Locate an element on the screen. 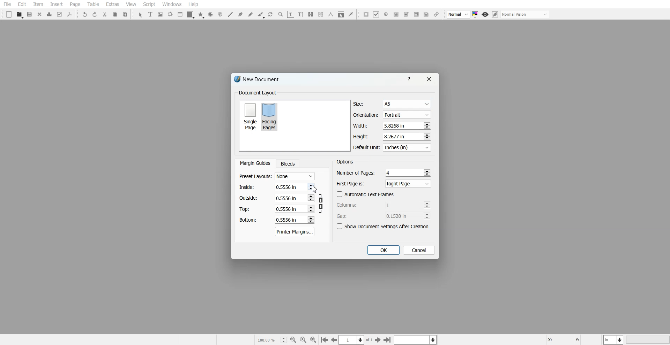 The image size is (670, 345). Measurement in Inches is located at coordinates (614, 339).